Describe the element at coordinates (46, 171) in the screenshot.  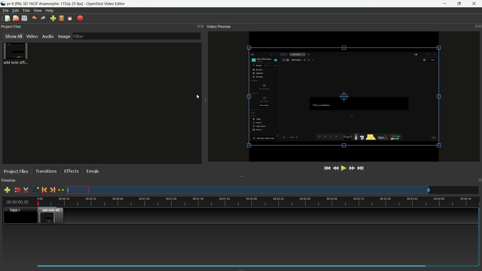
I see `transitions` at that location.